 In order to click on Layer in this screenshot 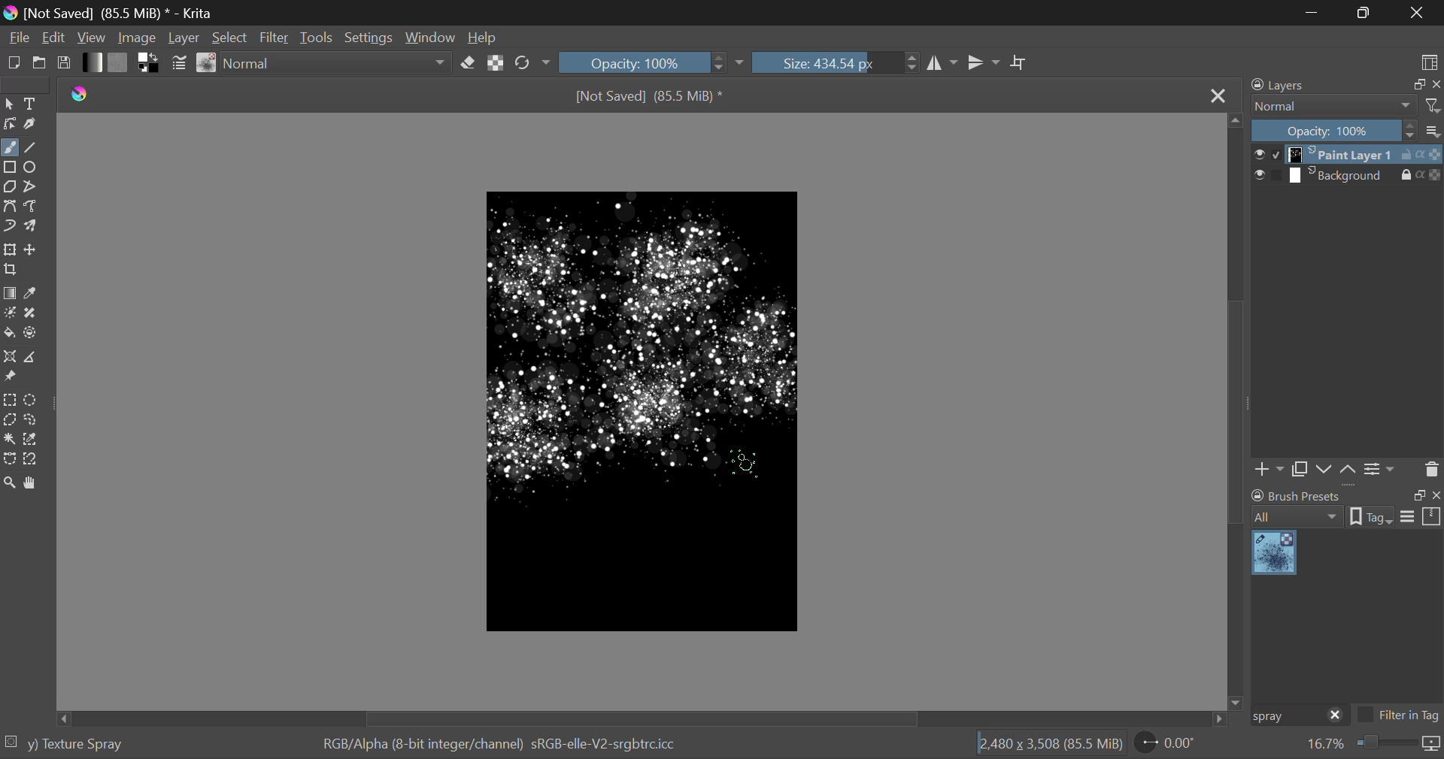, I will do `click(185, 37)`.